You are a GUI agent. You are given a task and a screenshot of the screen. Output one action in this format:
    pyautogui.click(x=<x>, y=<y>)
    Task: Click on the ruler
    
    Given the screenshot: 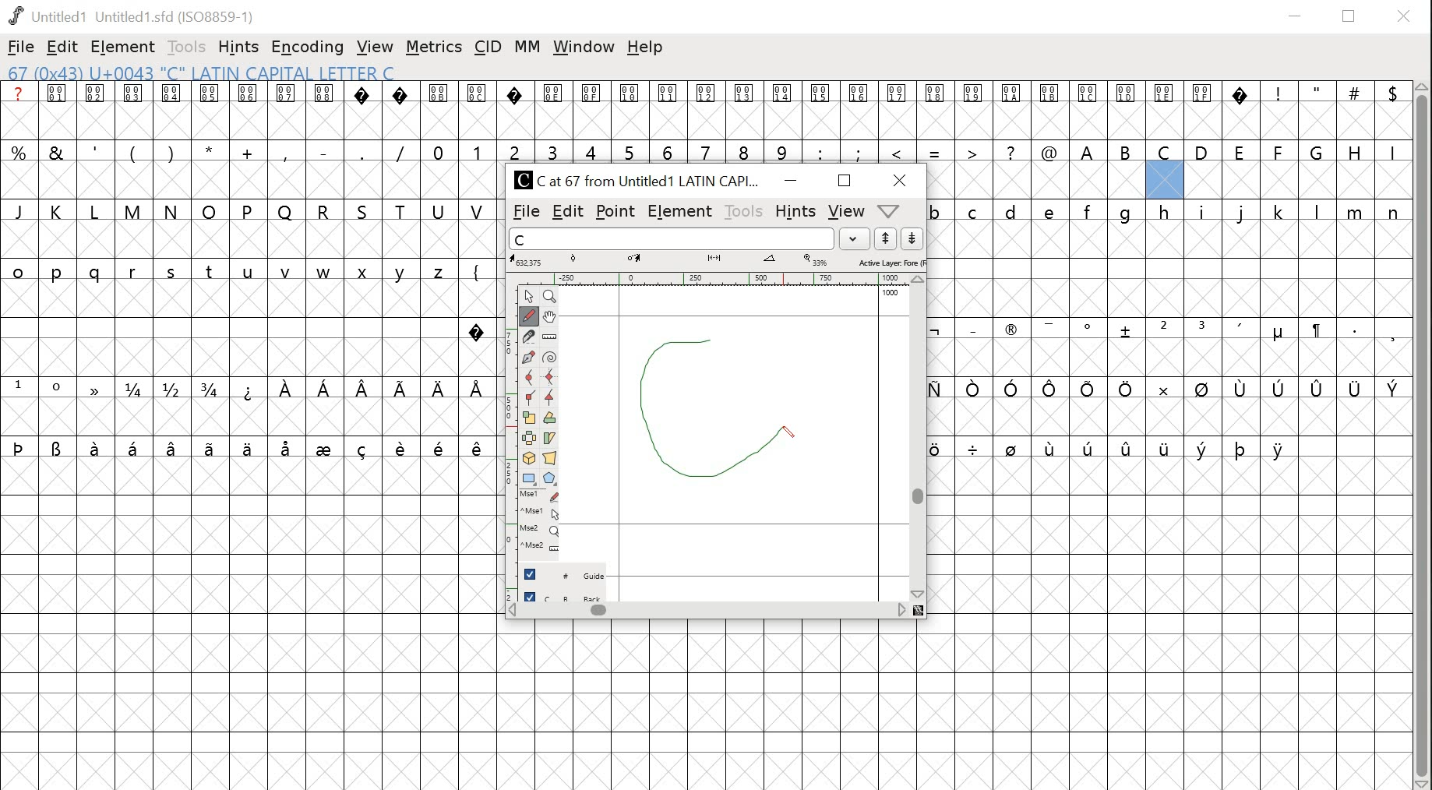 What is the action you would take?
    pyautogui.click(x=552, y=337)
    